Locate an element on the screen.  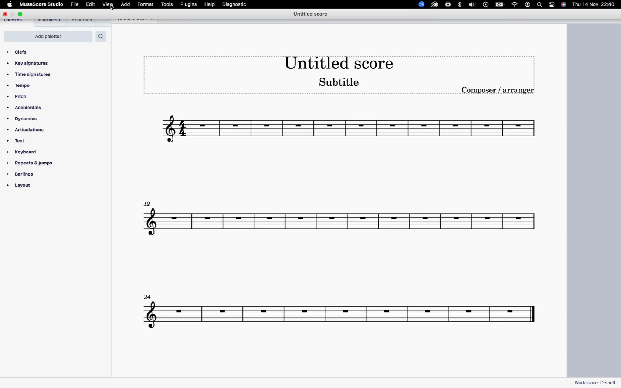
siri is located at coordinates (564, 5).